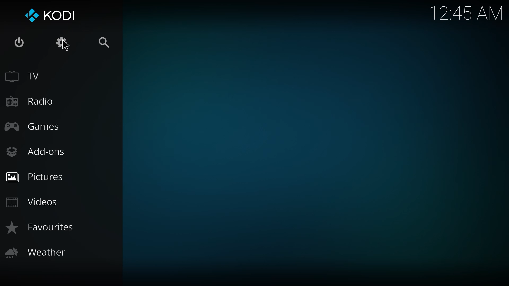 This screenshot has height=286, width=509. What do you see at coordinates (468, 12) in the screenshot?
I see `time` at bounding box center [468, 12].